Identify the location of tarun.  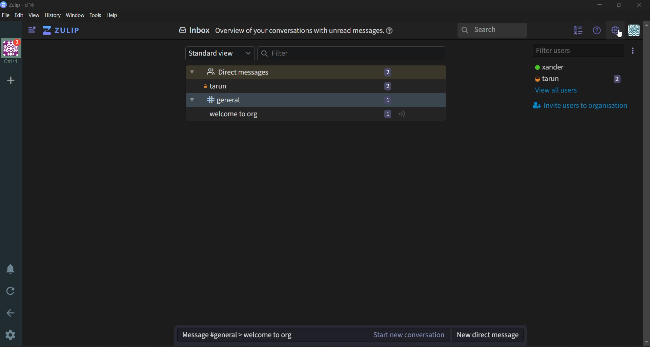
(281, 86).